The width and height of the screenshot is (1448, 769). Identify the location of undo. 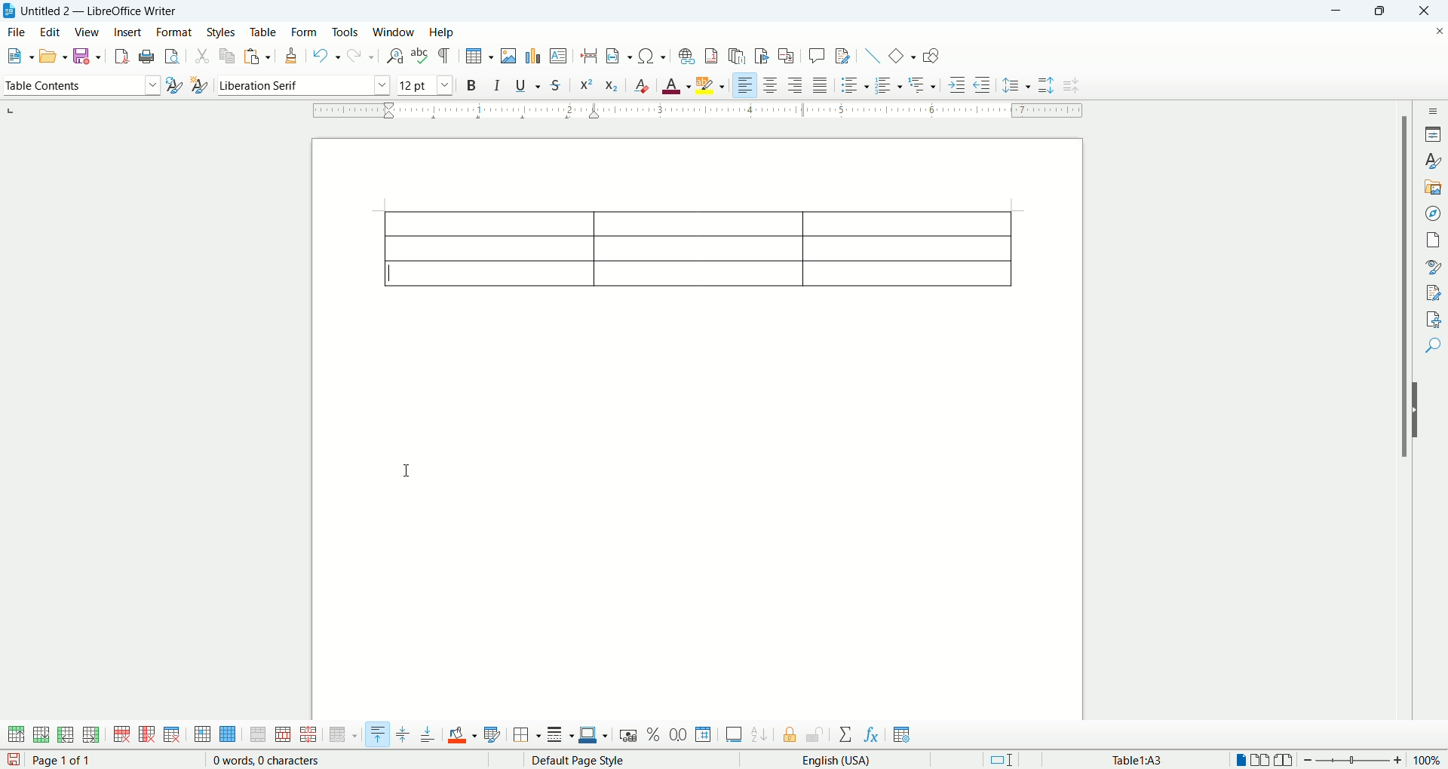
(327, 56).